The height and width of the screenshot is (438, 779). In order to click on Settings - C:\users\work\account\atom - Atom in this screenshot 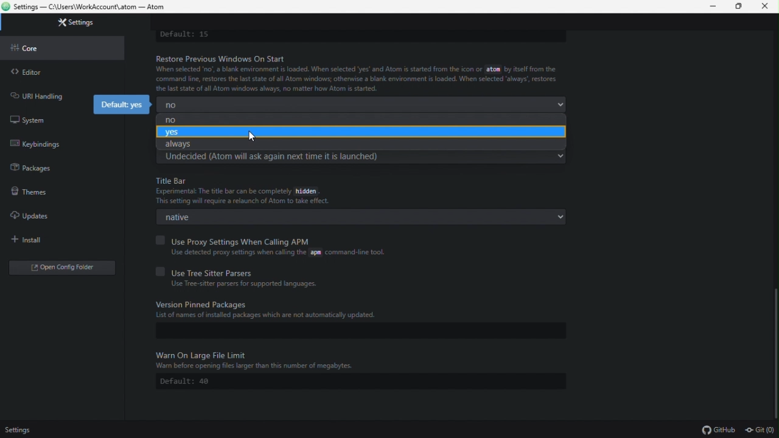, I will do `click(97, 7)`.